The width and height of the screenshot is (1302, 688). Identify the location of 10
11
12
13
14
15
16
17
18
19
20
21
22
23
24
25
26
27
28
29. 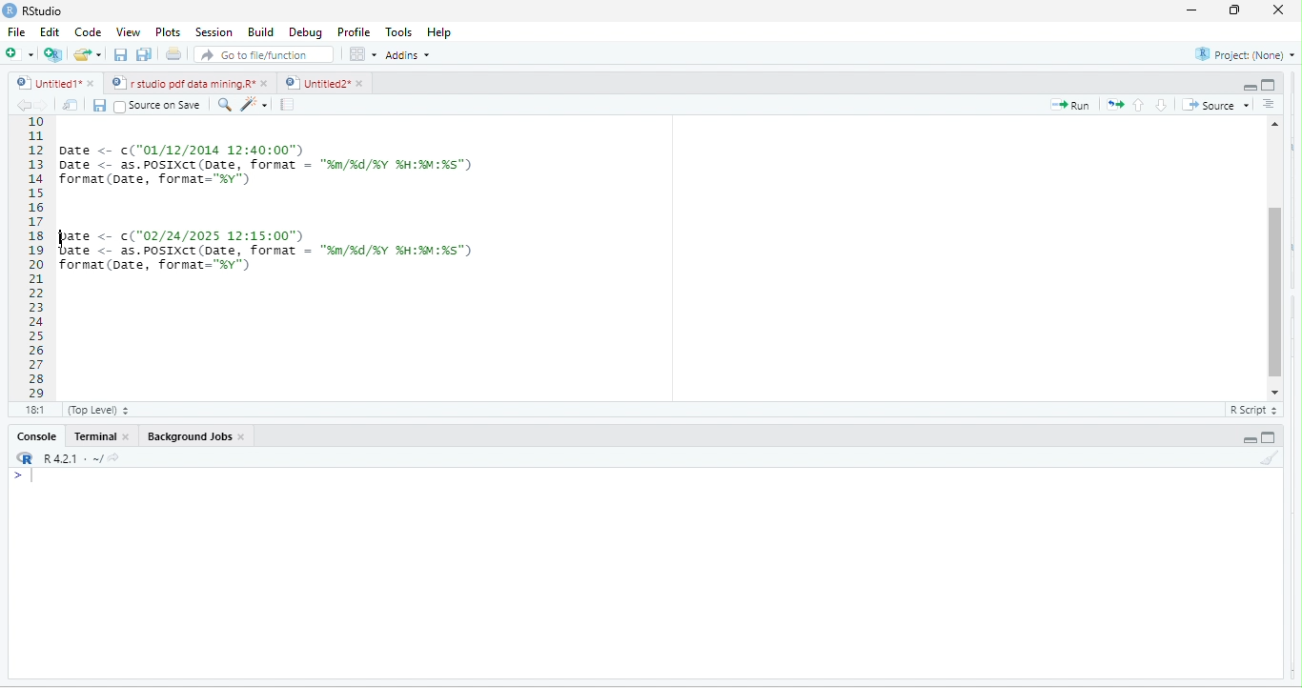
(29, 257).